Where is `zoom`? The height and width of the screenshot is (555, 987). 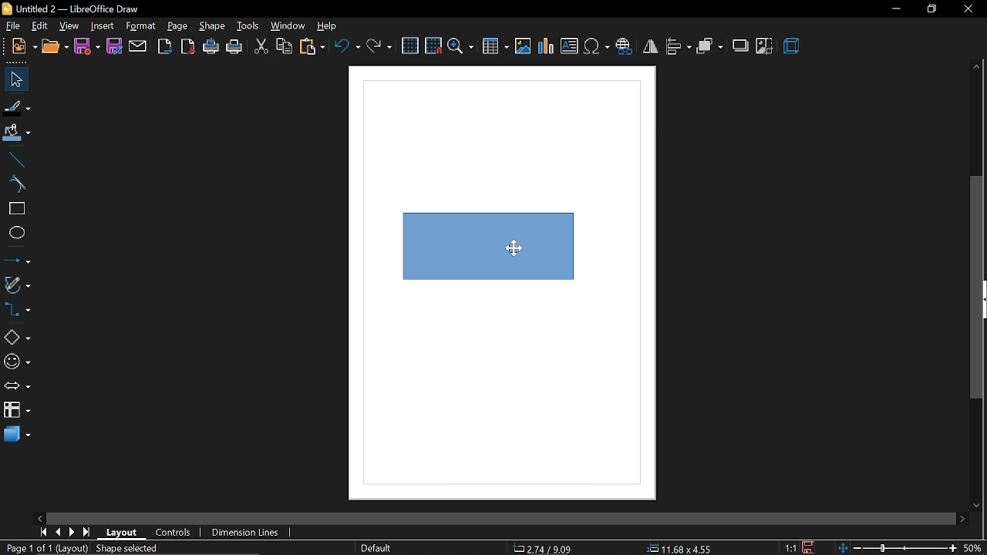 zoom is located at coordinates (462, 48).